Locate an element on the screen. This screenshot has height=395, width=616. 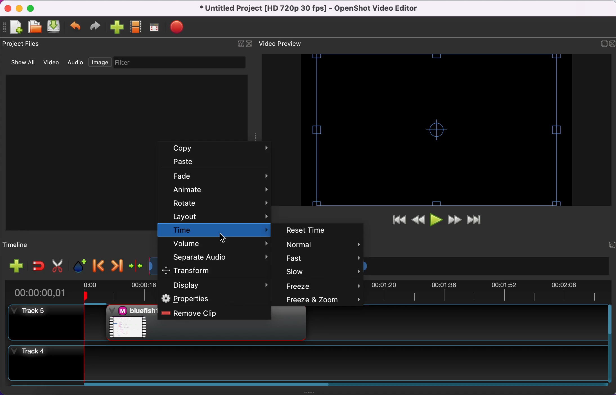
copy is located at coordinates (220, 149).